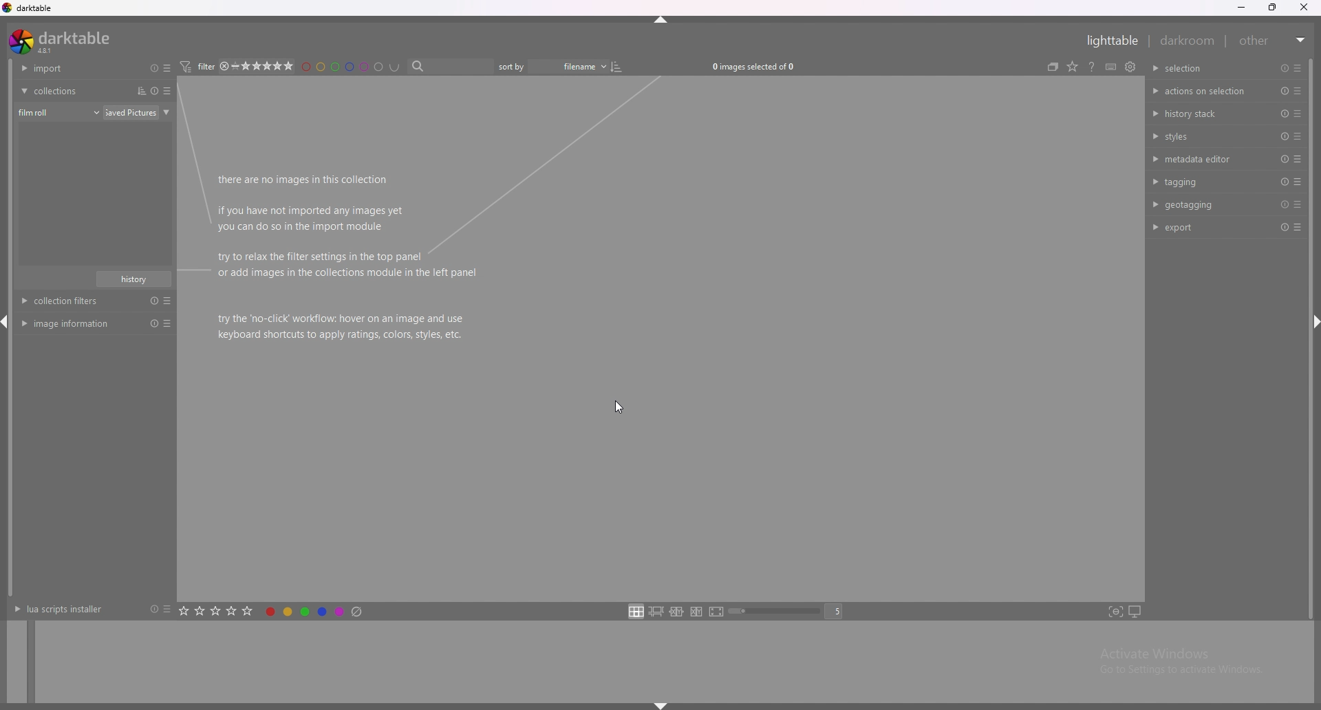  Describe the element at coordinates (1206, 136) in the screenshot. I see `styles` at that location.